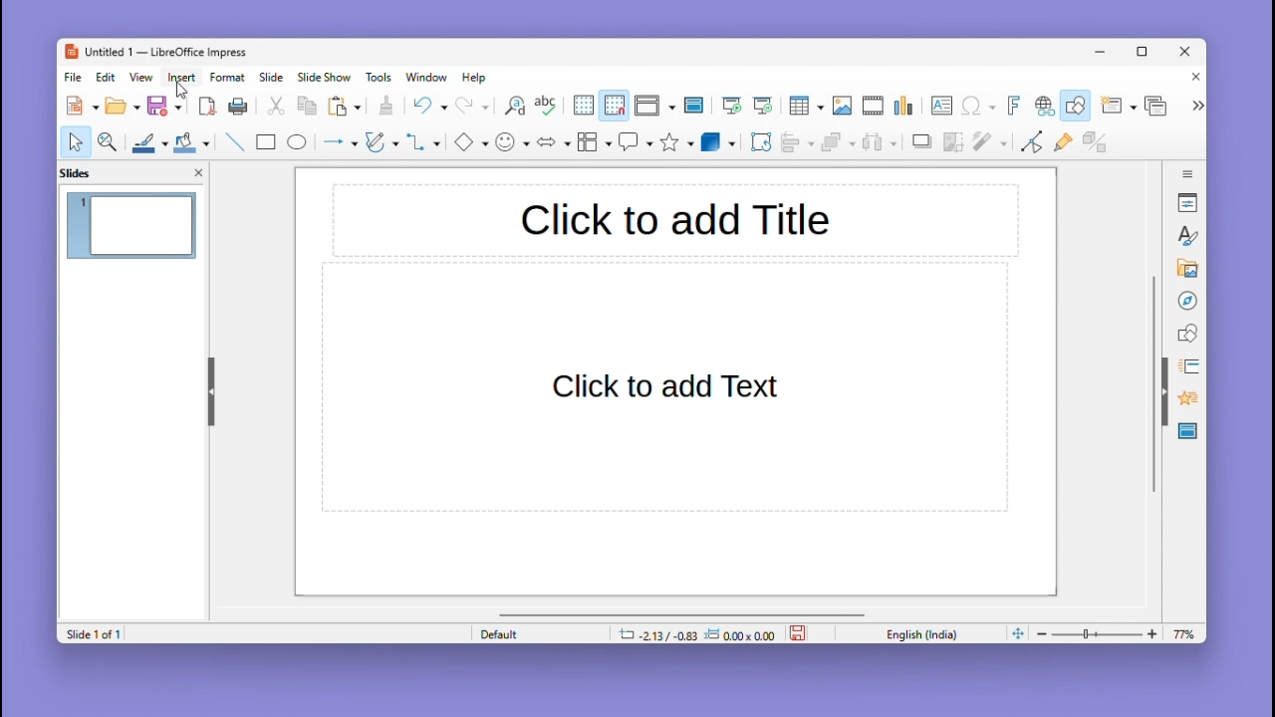 This screenshot has height=717, width=1275. Describe the element at coordinates (473, 107) in the screenshot. I see `redo` at that location.